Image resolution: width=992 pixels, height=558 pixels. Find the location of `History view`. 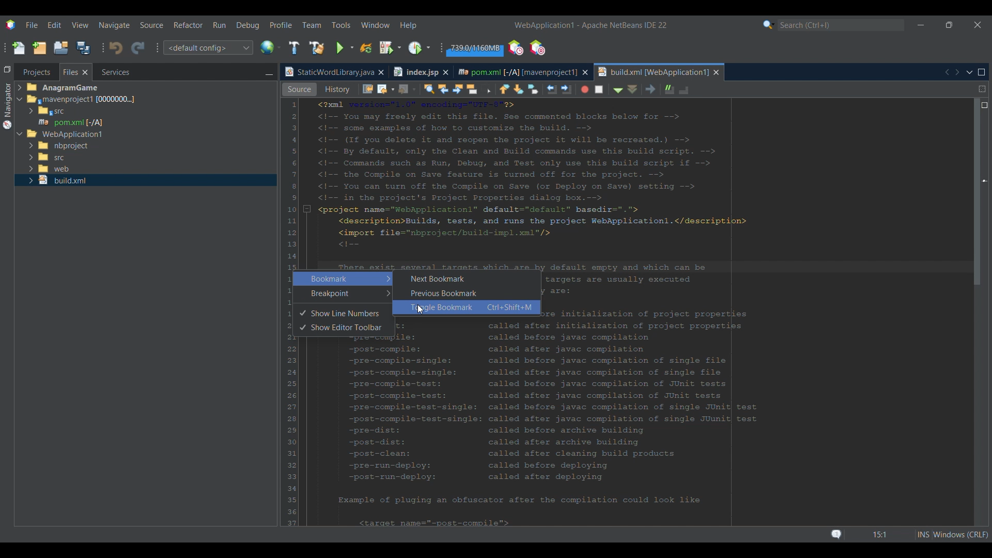

History view is located at coordinates (425, 88).